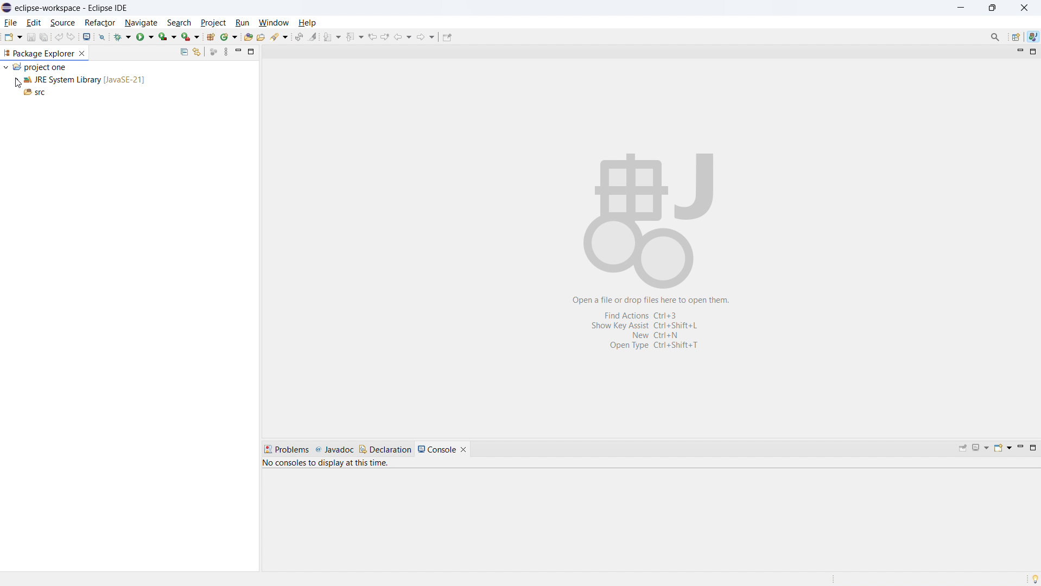 The image size is (1041, 586). Describe the element at coordinates (426, 36) in the screenshot. I see `forward` at that location.